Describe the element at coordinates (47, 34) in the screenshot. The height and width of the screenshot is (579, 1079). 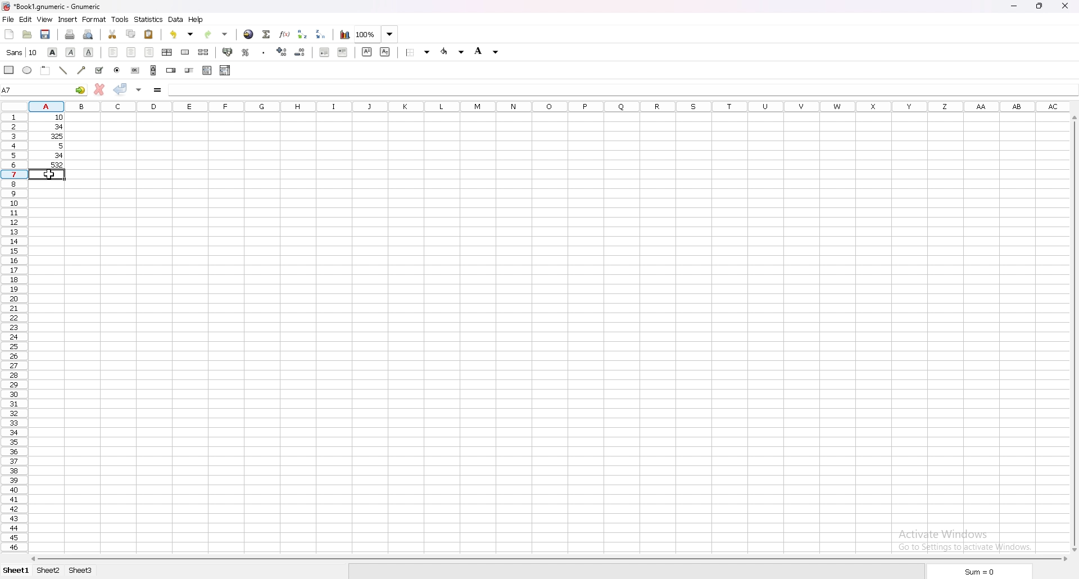
I see `save` at that location.